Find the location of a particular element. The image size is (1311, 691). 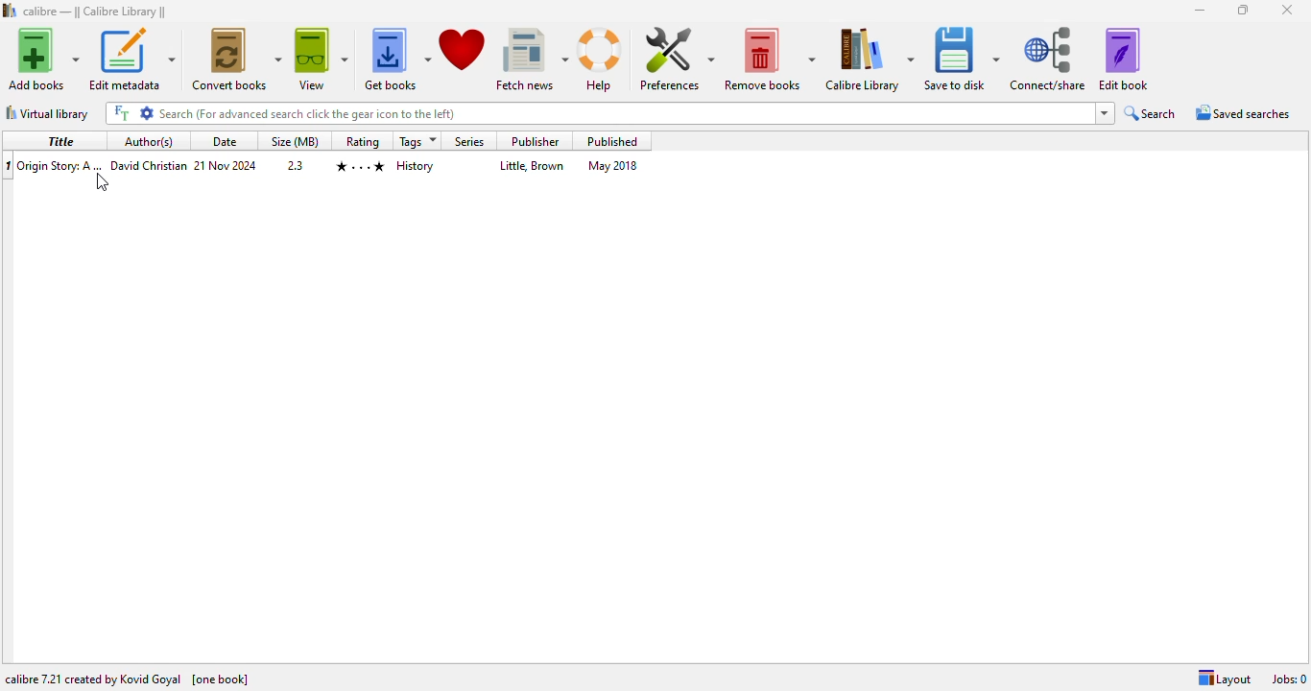

get books is located at coordinates (395, 60).